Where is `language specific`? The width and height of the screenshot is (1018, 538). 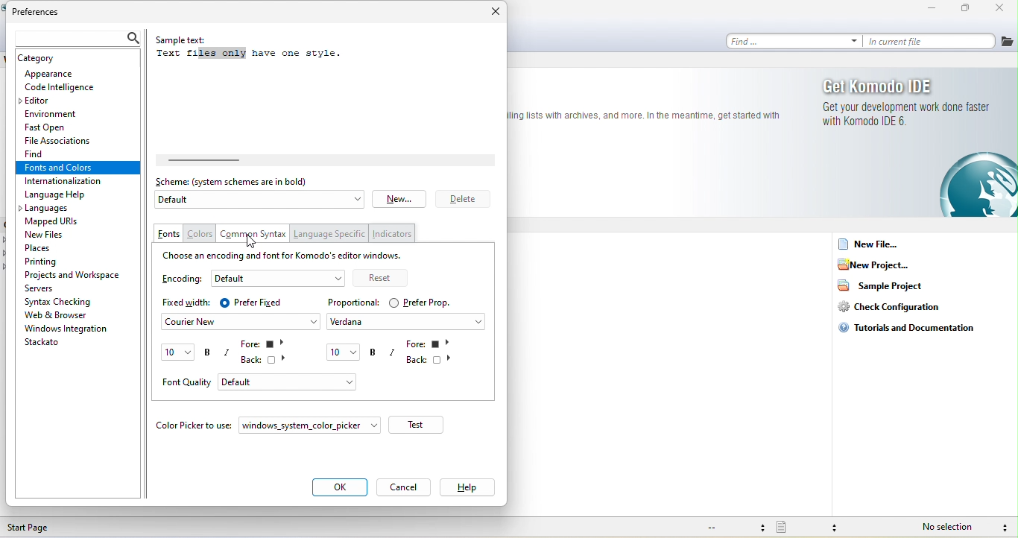
language specific is located at coordinates (329, 232).